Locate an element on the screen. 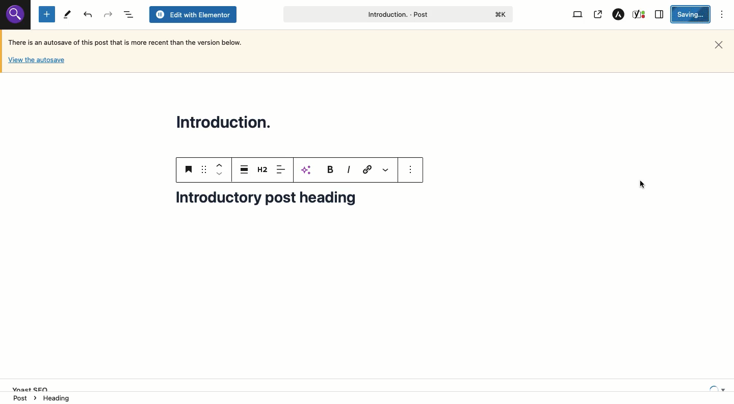 This screenshot has height=404, width=734. AI is located at coordinates (308, 170).